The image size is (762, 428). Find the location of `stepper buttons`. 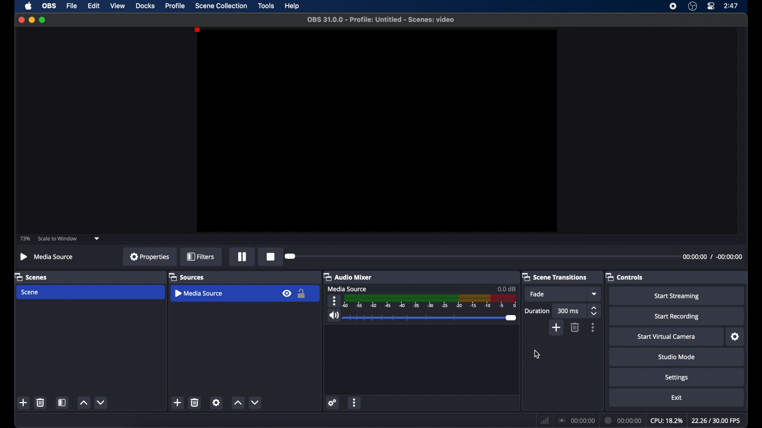

stepper buttons is located at coordinates (595, 311).